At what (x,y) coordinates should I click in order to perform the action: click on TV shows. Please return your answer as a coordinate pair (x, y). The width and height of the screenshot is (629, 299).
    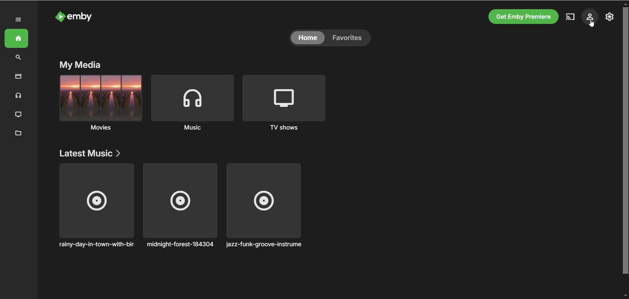
    Looking at the image, I should click on (19, 115).